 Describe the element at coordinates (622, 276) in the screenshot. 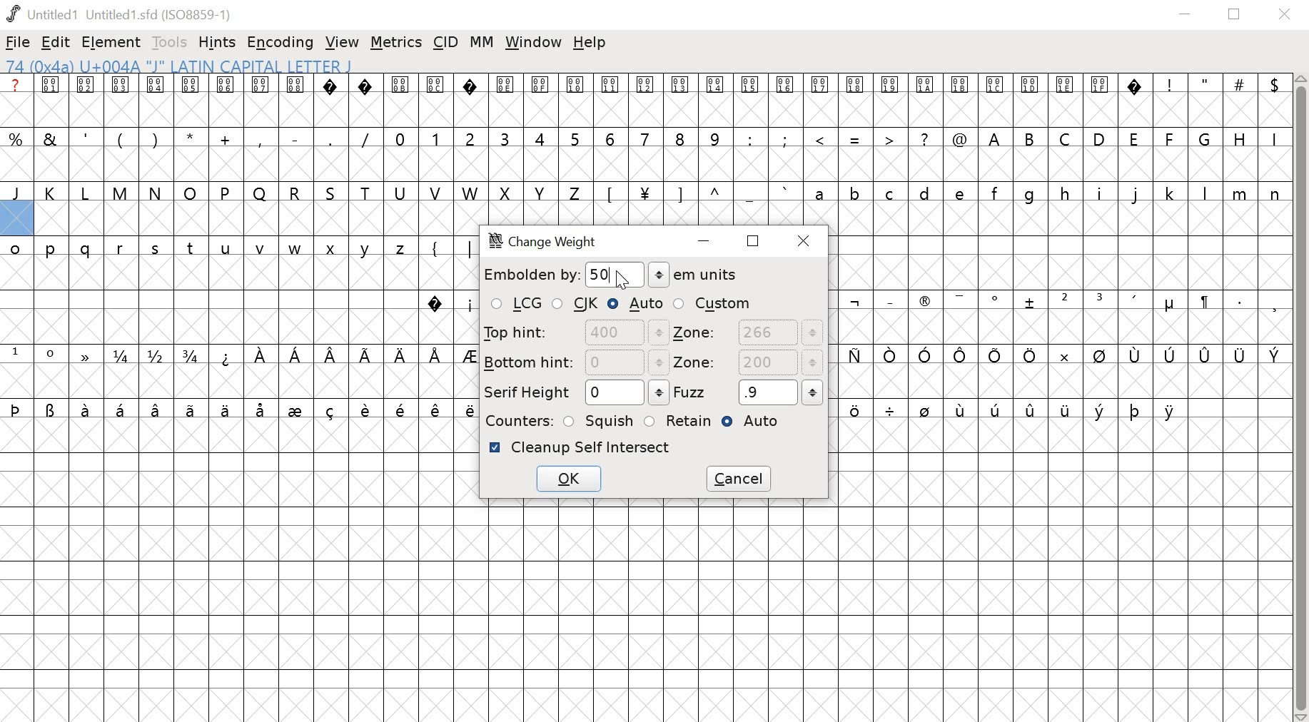

I see `Cursor` at that location.